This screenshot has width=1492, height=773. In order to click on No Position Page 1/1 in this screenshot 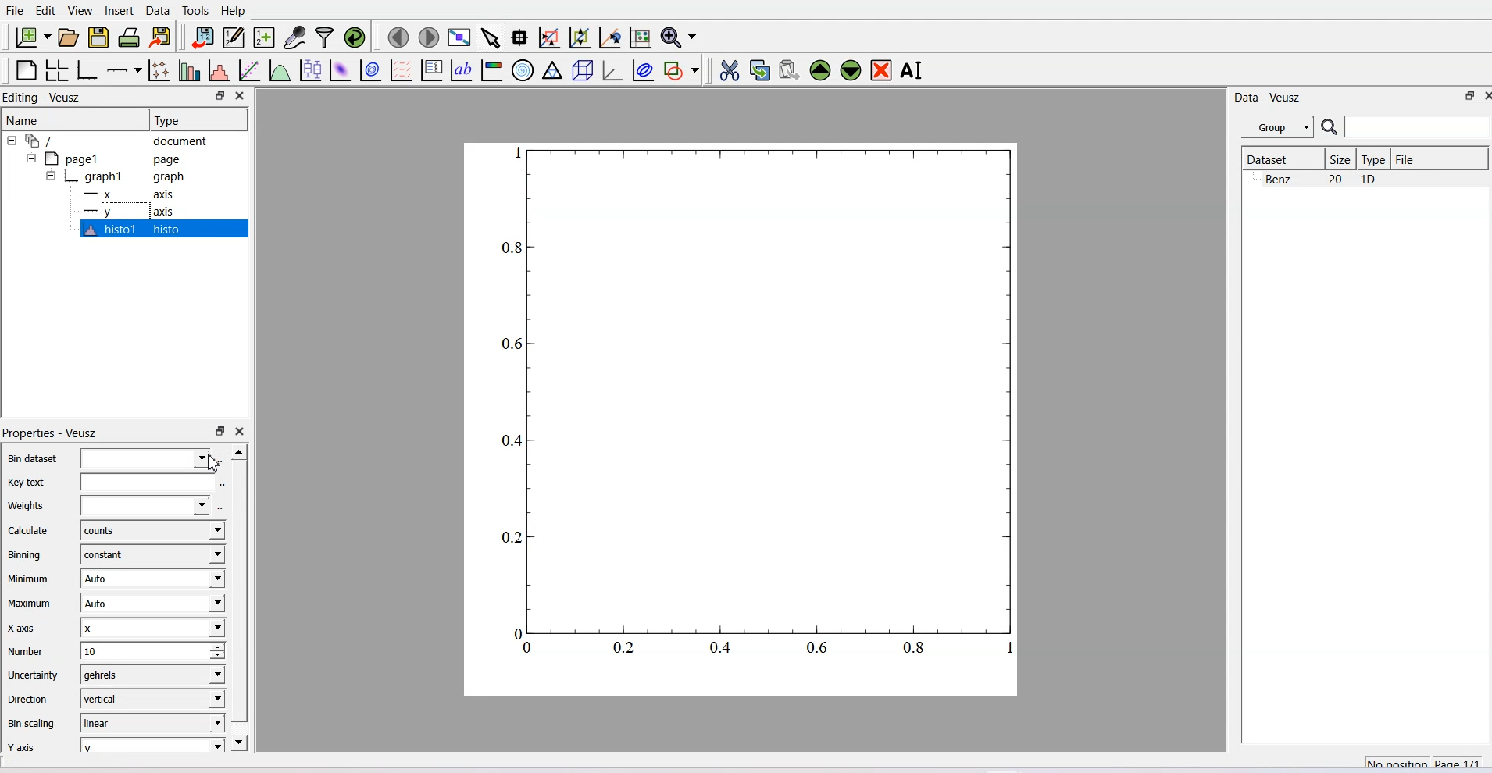, I will do `click(1422, 761)`.